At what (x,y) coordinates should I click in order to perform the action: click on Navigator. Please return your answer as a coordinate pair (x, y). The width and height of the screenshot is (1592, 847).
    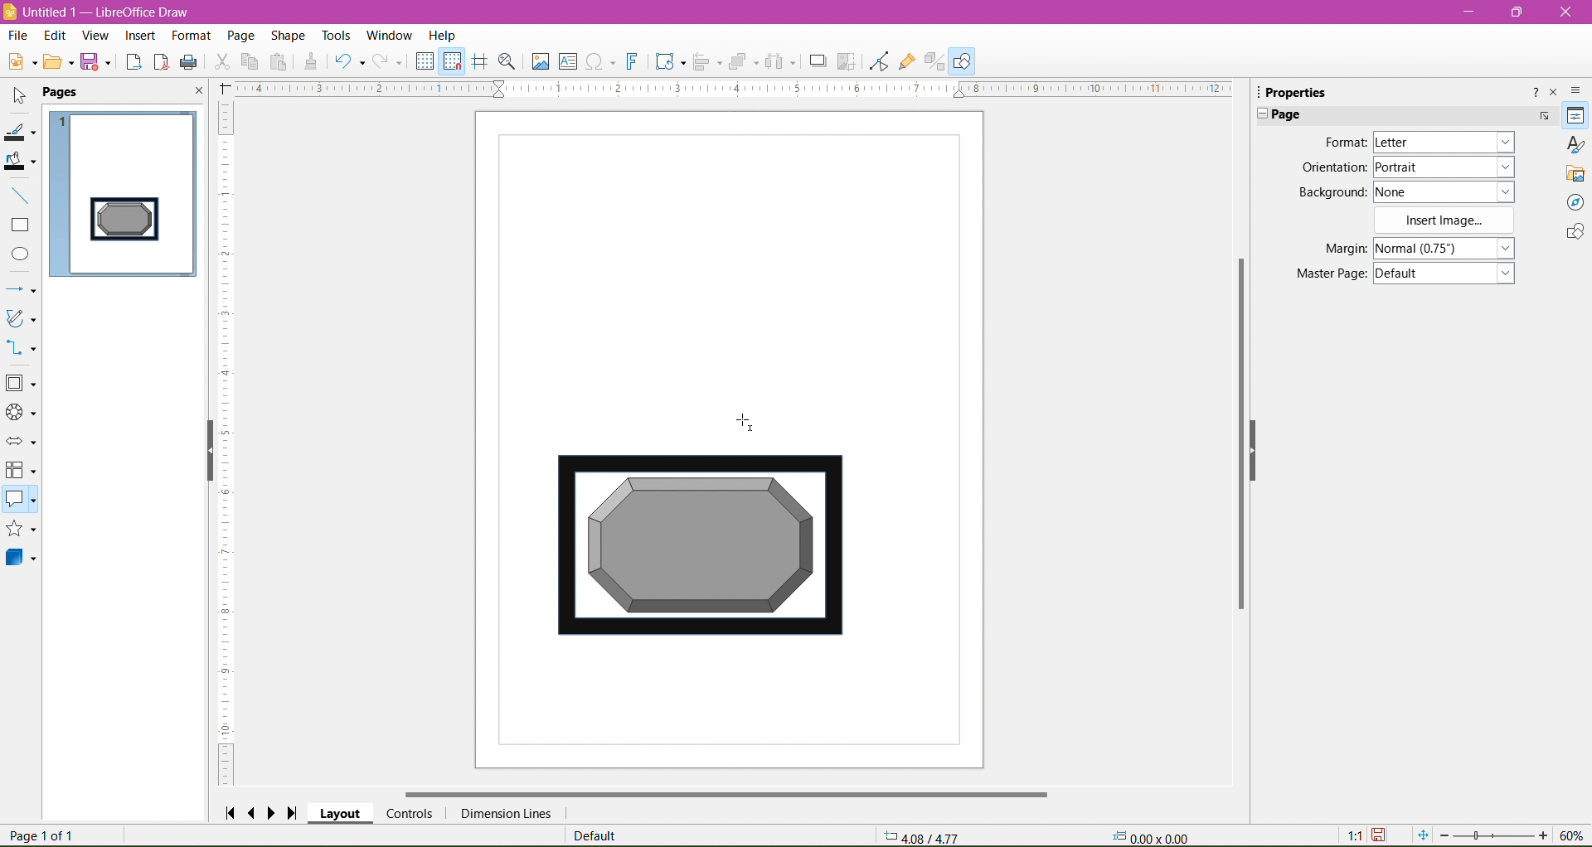
    Looking at the image, I should click on (1575, 203).